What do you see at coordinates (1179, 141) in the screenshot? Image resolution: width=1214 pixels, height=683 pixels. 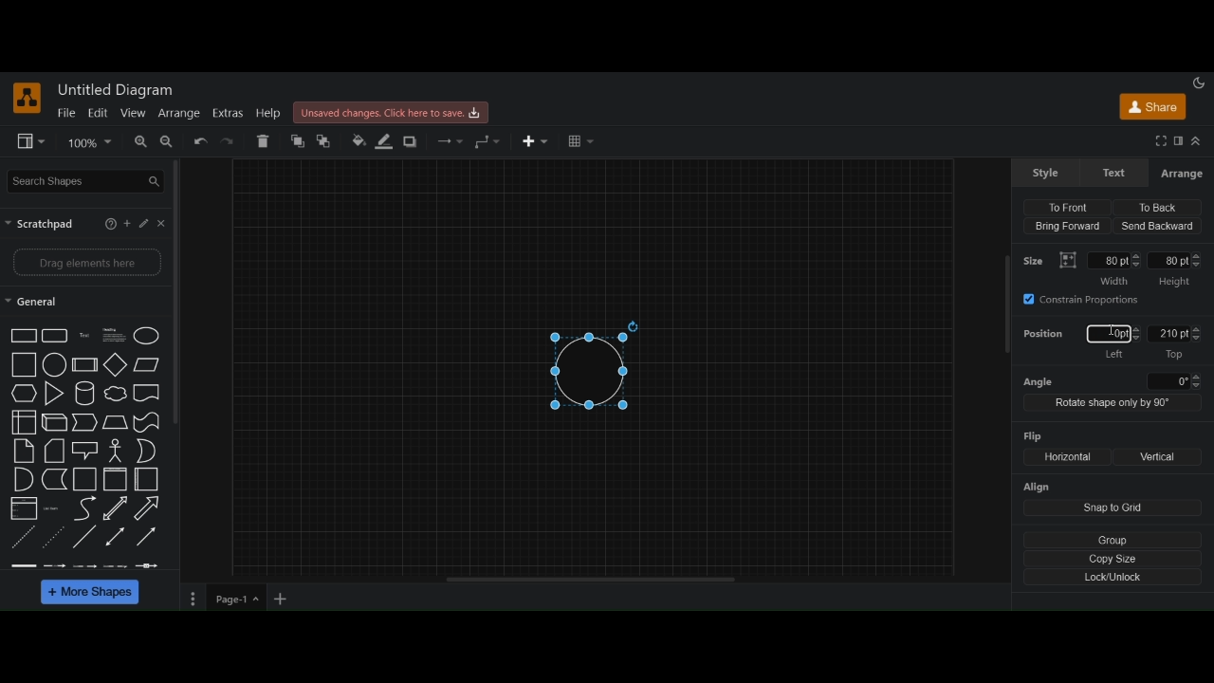 I see `format` at bounding box center [1179, 141].